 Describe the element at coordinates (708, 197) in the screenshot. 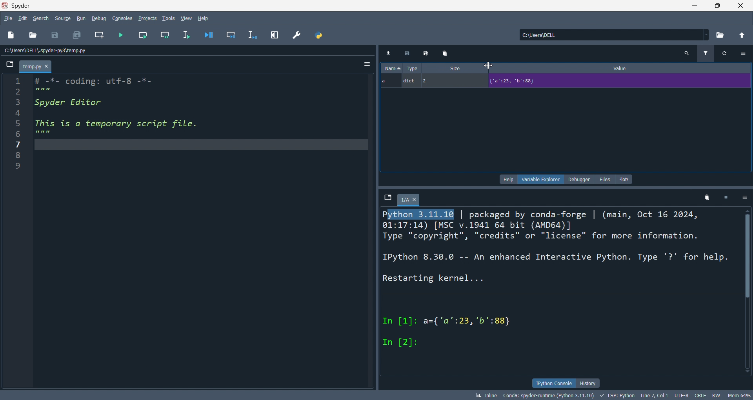

I see `delete` at that location.